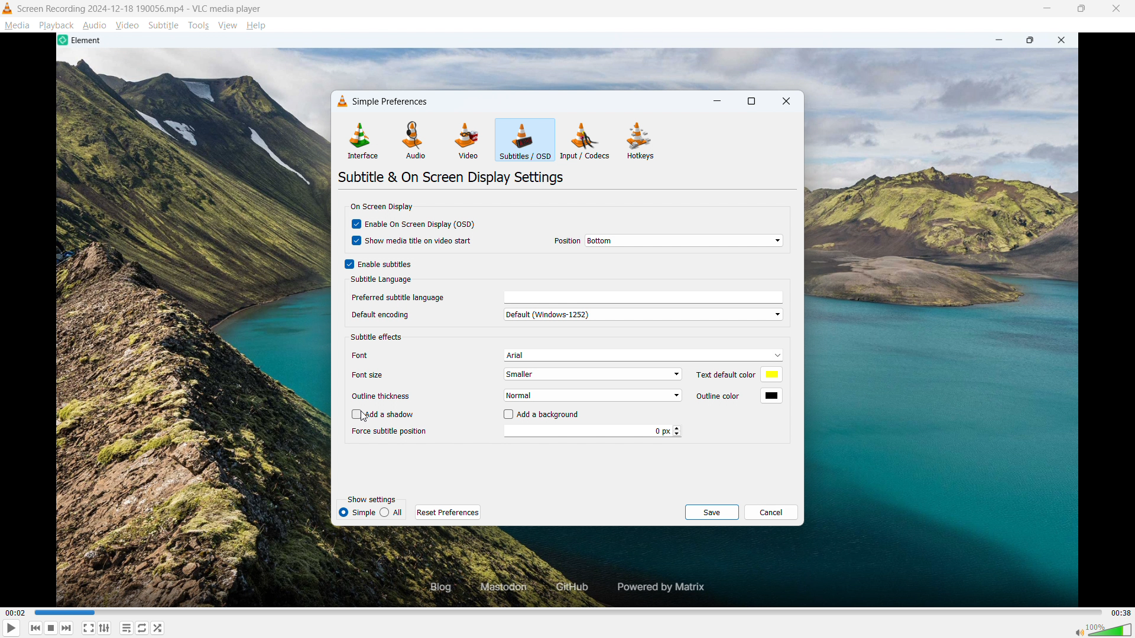 The height and width of the screenshot is (638, 1135). I want to click on VLC Logo , so click(7, 8).